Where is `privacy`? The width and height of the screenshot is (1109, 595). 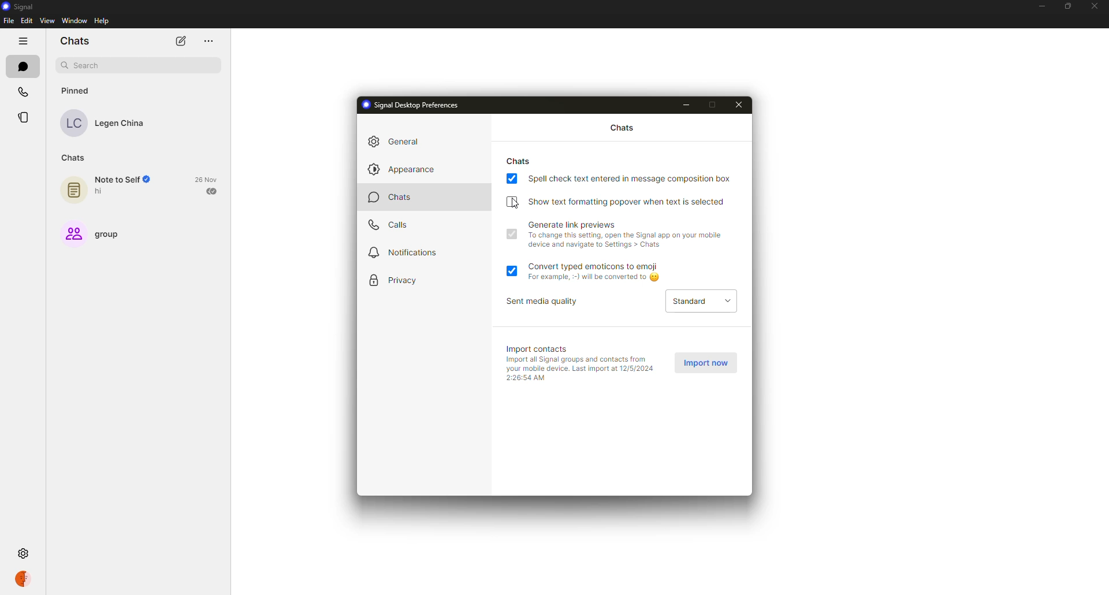 privacy is located at coordinates (400, 281).